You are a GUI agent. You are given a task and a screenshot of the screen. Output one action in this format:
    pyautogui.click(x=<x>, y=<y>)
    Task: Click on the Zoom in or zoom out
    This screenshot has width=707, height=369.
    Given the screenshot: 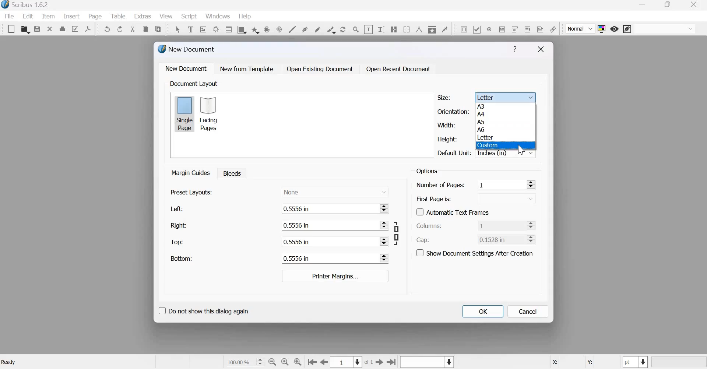 What is the action you would take?
    pyautogui.click(x=356, y=29)
    